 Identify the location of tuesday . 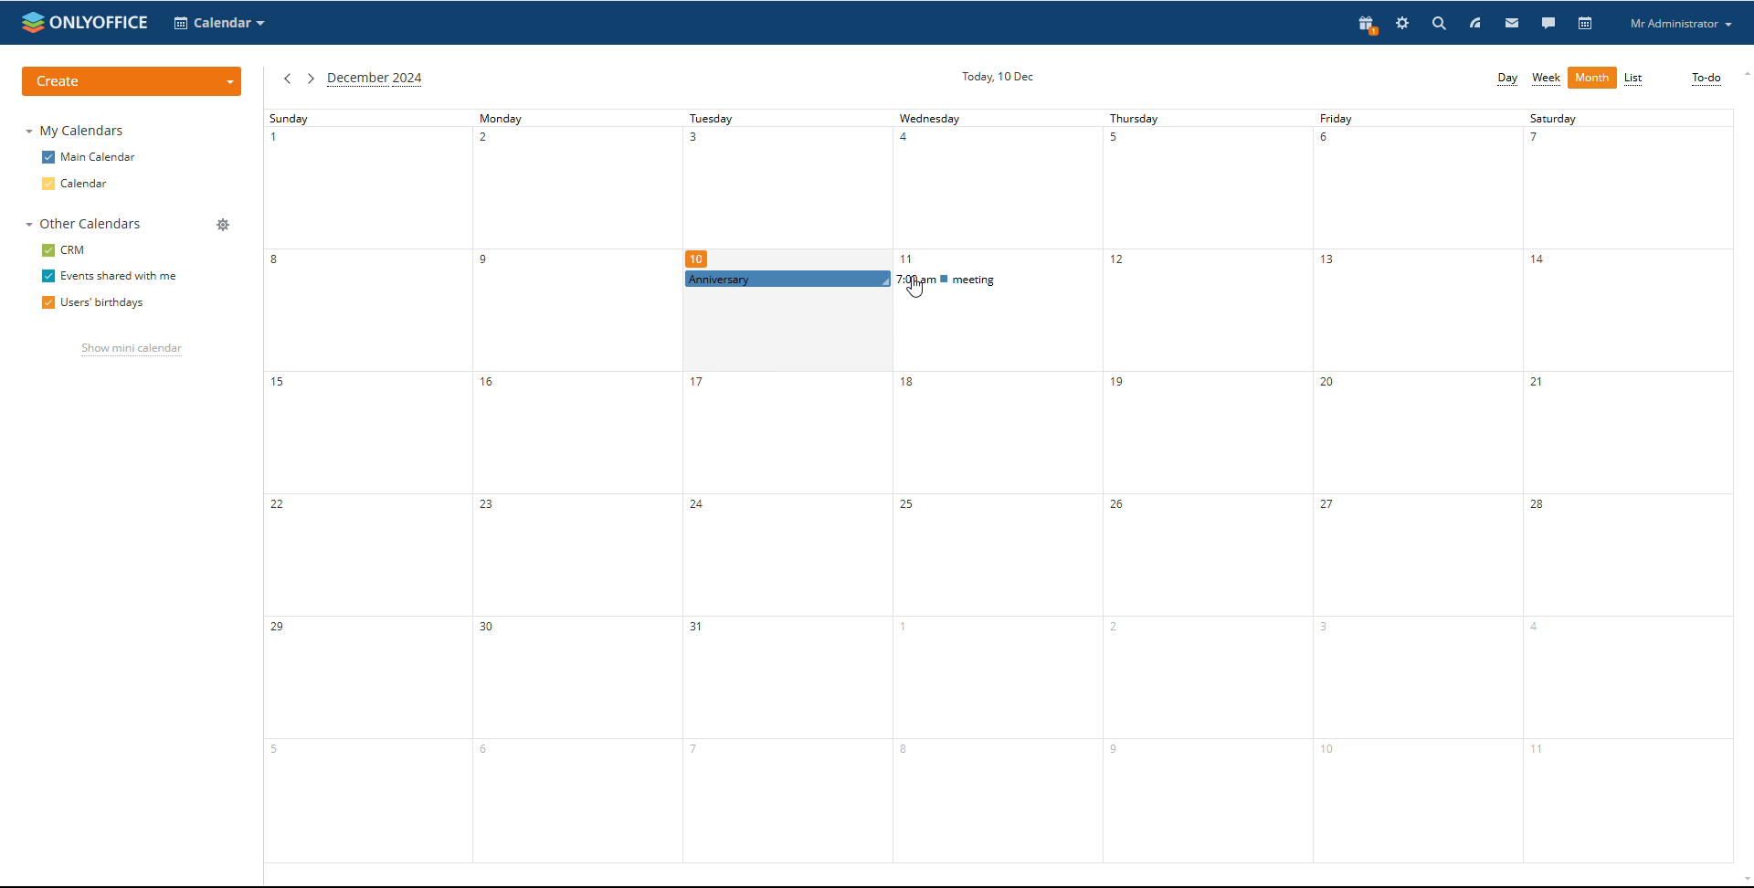
(786, 188).